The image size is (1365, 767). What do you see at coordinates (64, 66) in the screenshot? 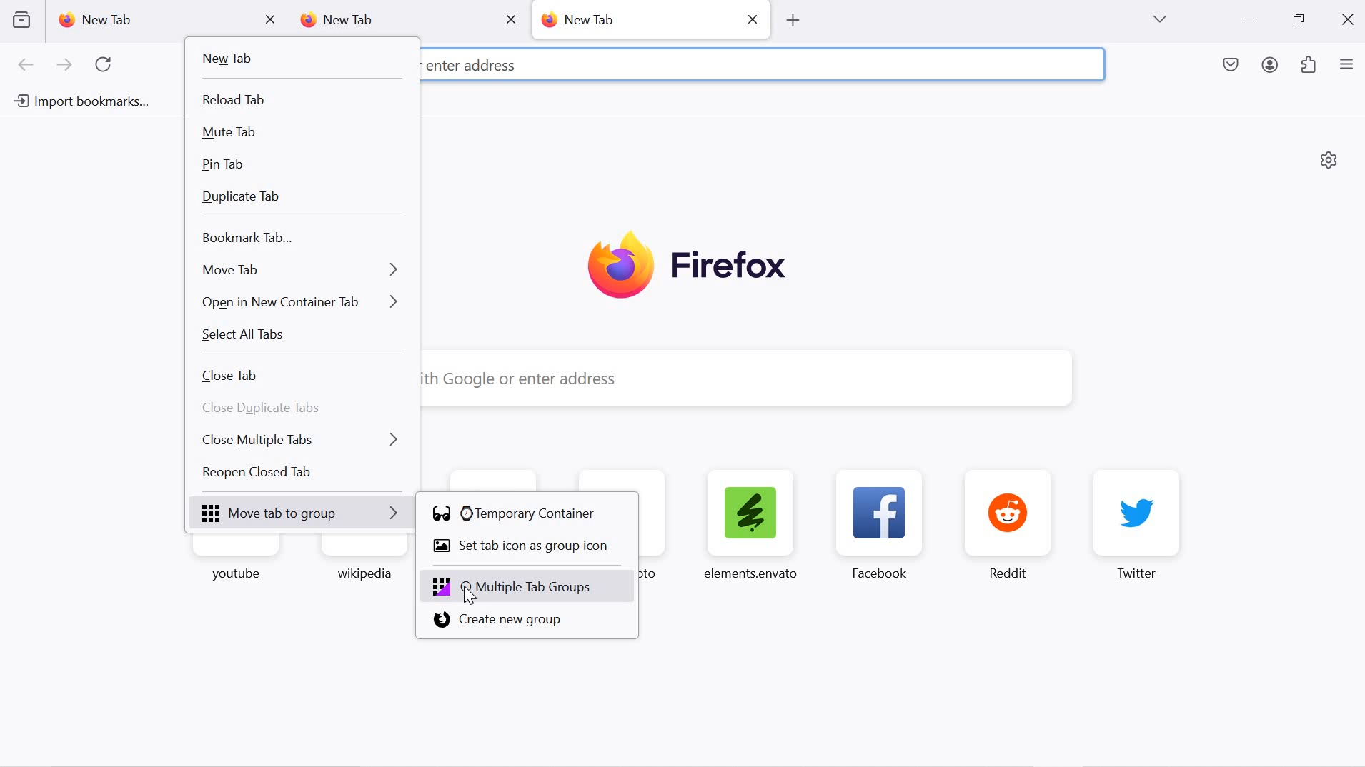
I see `next page` at bounding box center [64, 66].